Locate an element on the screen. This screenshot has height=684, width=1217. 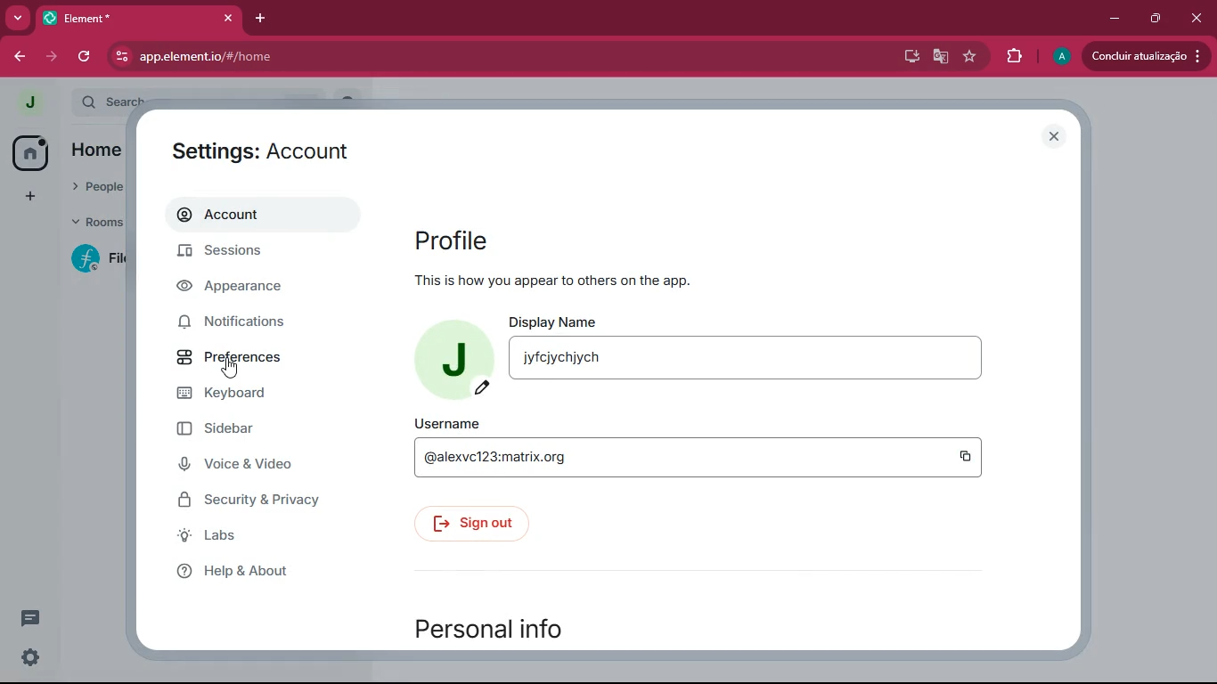
This is how you appear to others on the app. is located at coordinates (566, 280).